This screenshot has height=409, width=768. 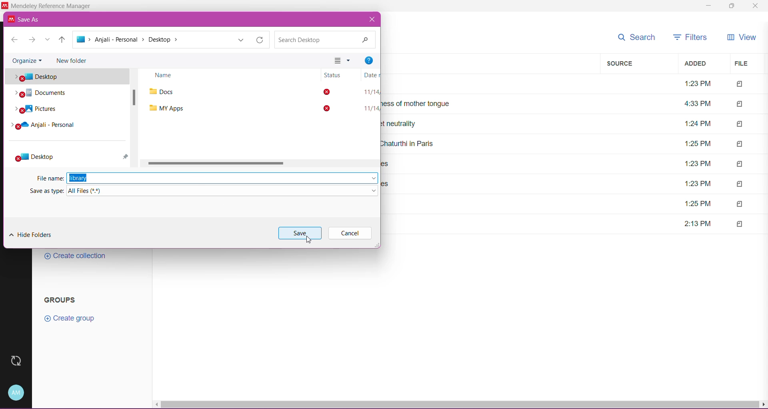 What do you see at coordinates (34, 110) in the screenshot?
I see `Pictures` at bounding box center [34, 110].